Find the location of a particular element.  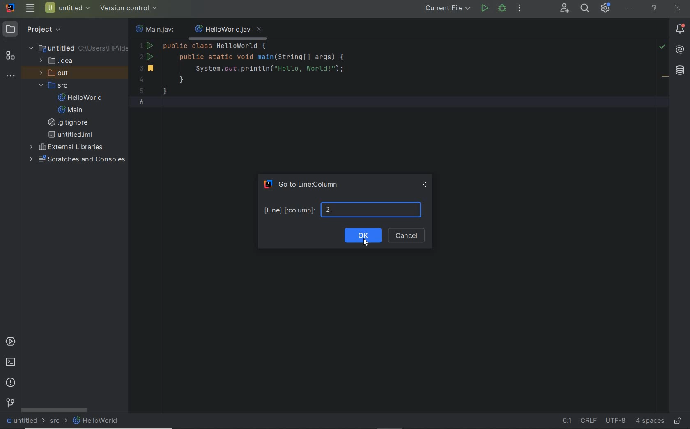

problems is located at coordinates (10, 383).